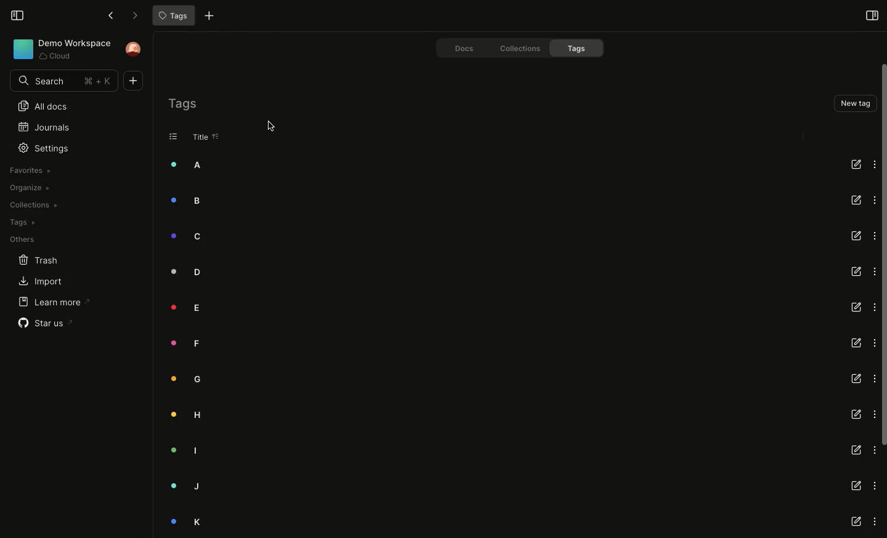  What do you see at coordinates (38, 107) in the screenshot?
I see `All docs` at bounding box center [38, 107].